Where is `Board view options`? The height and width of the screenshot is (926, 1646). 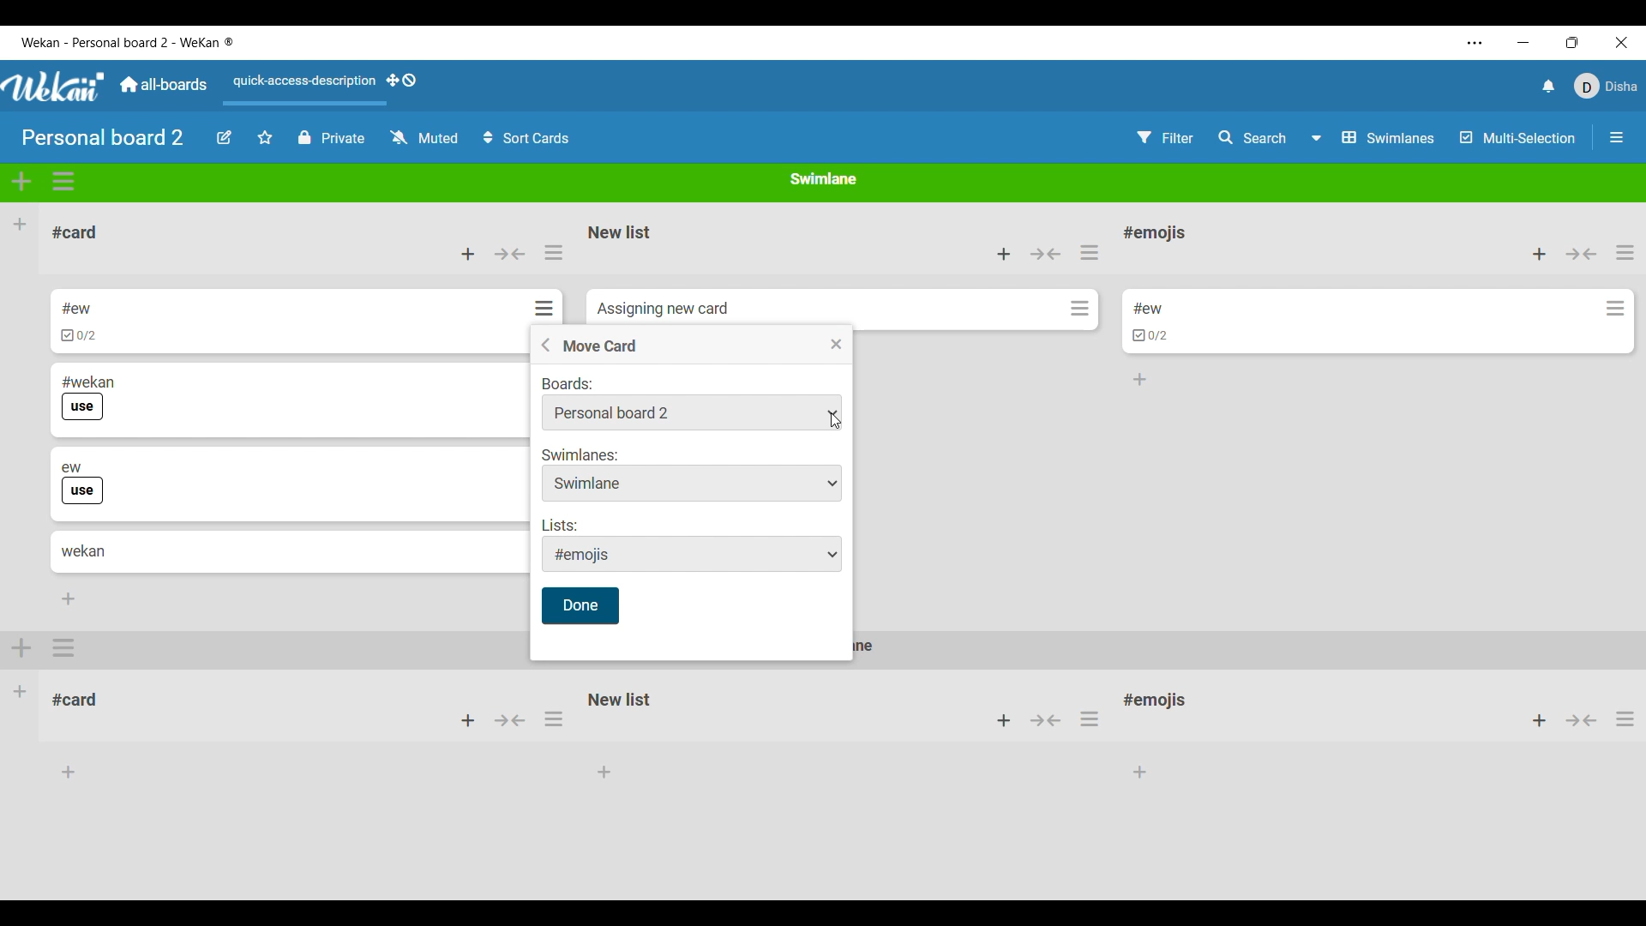 Board view options is located at coordinates (1373, 138).